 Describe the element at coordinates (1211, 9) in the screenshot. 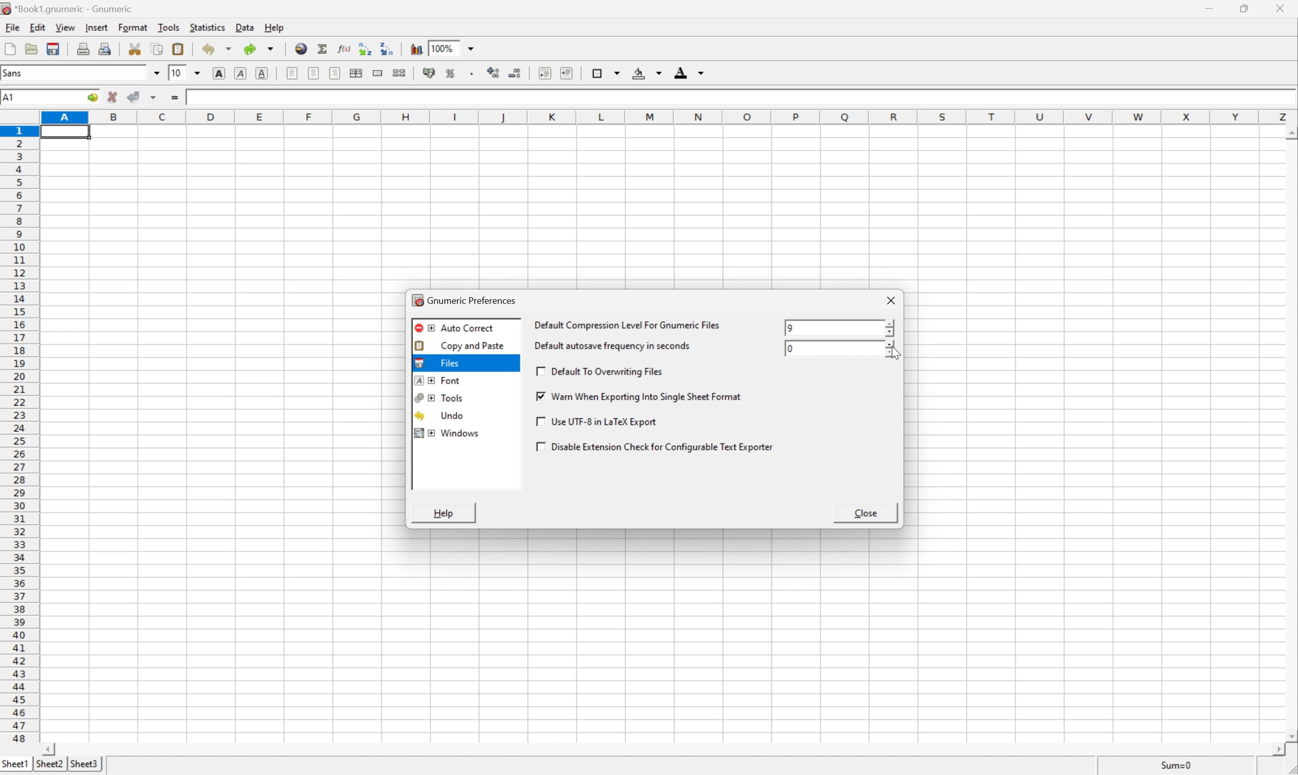

I see `minimize` at that location.